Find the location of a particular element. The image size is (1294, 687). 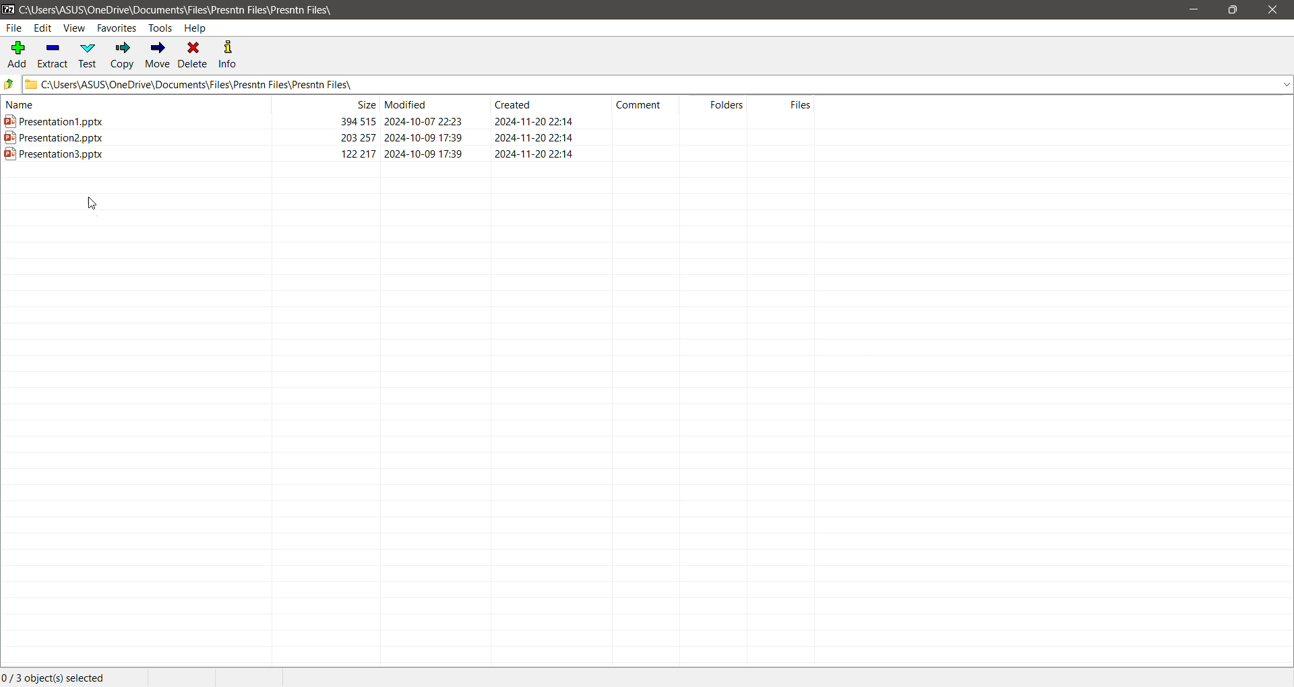

Test is located at coordinates (90, 55).